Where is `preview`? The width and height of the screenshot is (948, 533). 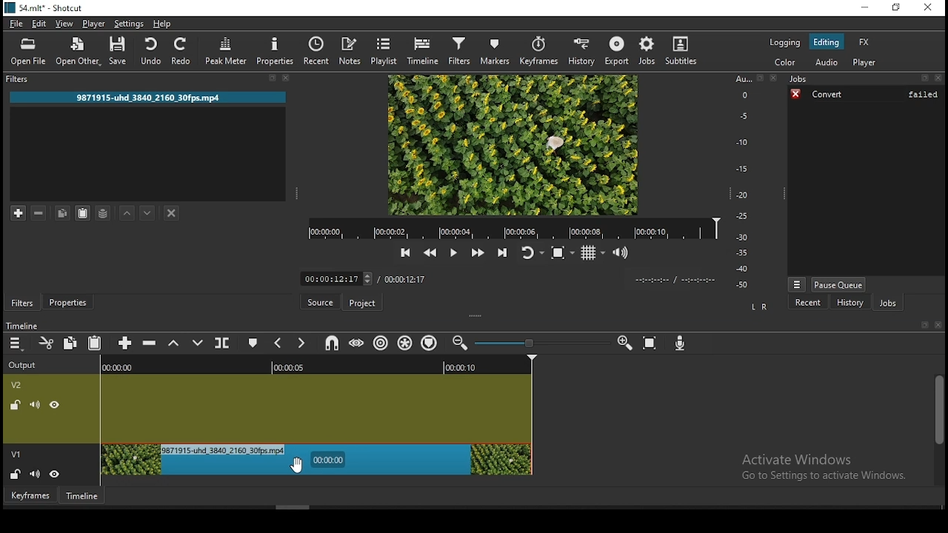
preview is located at coordinates (513, 145).